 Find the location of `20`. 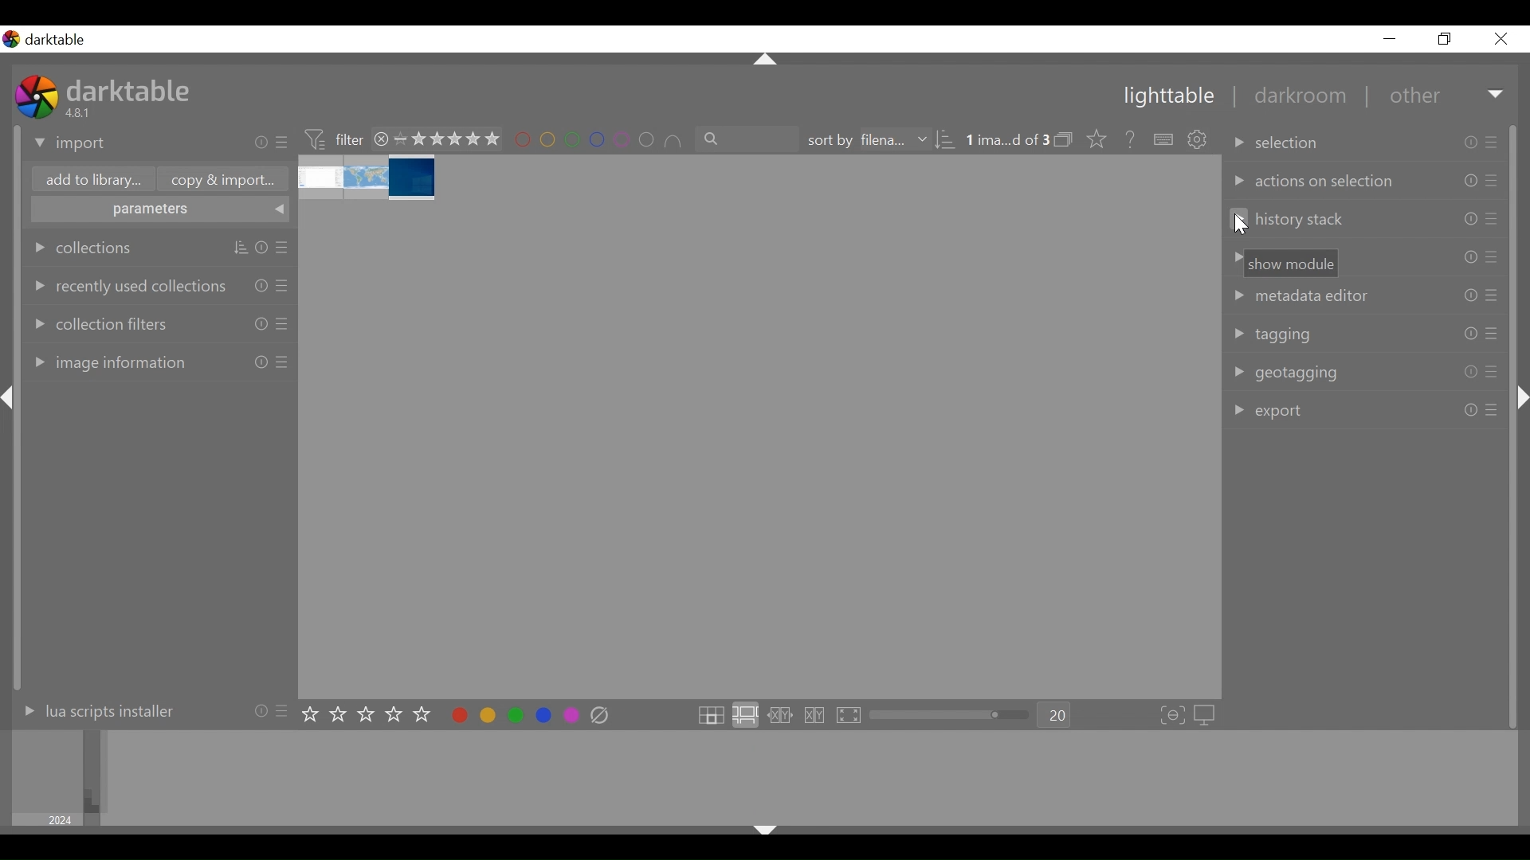

20 is located at coordinates (1055, 716).